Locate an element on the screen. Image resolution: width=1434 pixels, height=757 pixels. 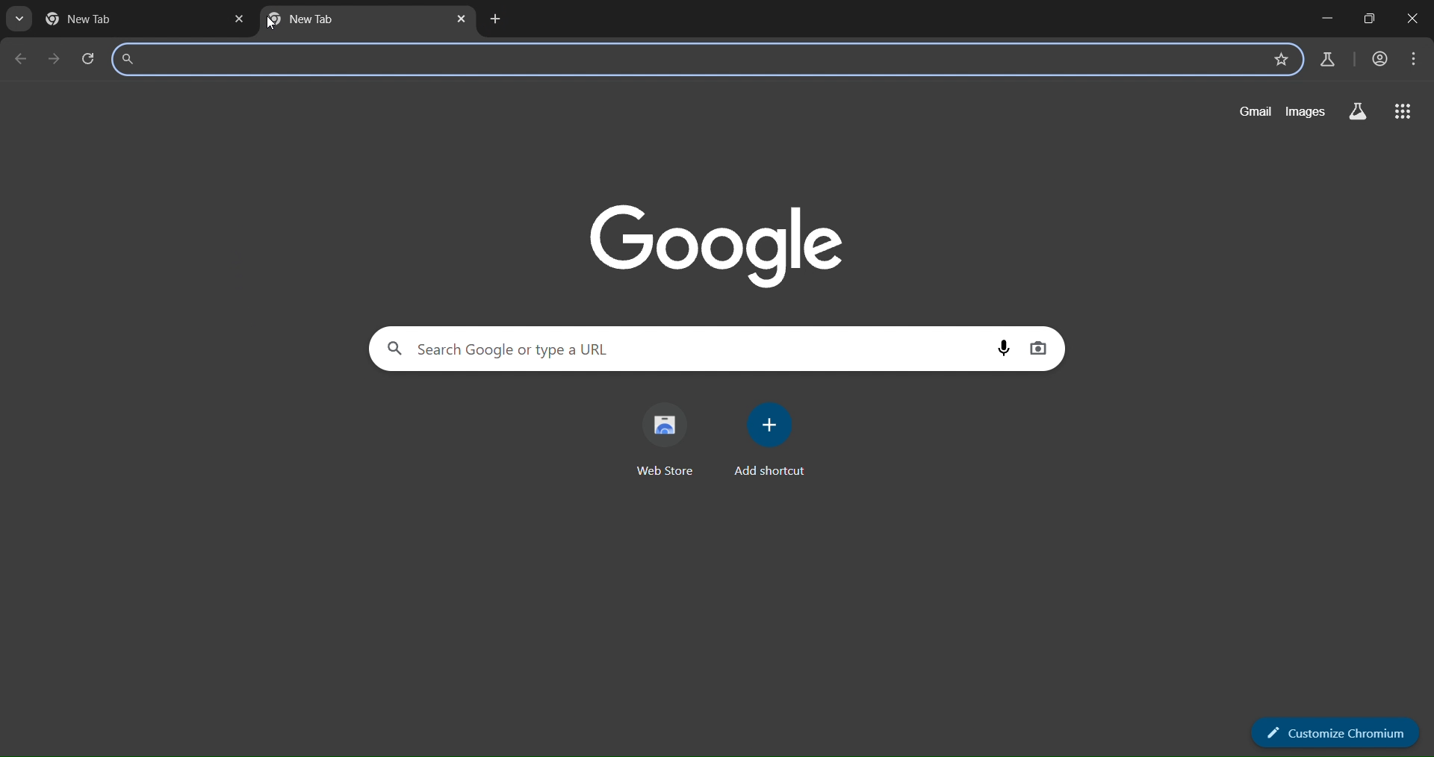
images is located at coordinates (1307, 112).